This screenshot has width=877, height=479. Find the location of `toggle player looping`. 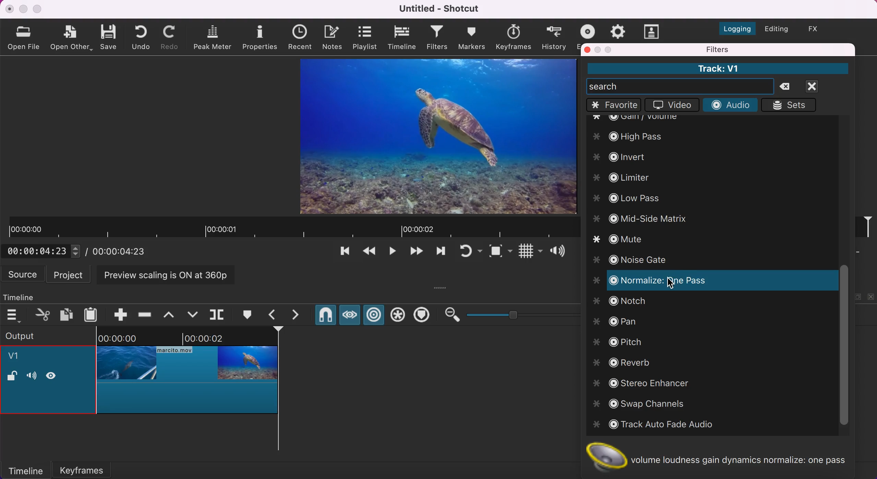

toggle player looping is located at coordinates (470, 252).